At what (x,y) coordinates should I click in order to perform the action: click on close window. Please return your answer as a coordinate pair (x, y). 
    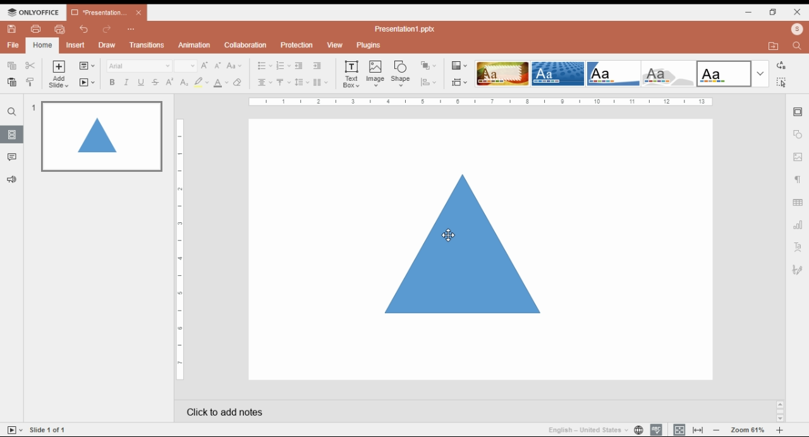
    Looking at the image, I should click on (798, 13).